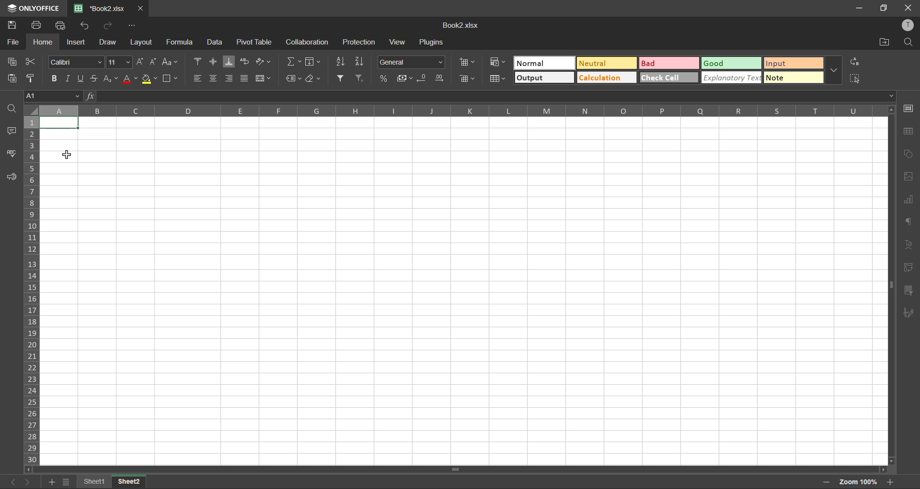 The height and width of the screenshot is (489, 920). What do you see at coordinates (14, 25) in the screenshot?
I see `save` at bounding box center [14, 25].